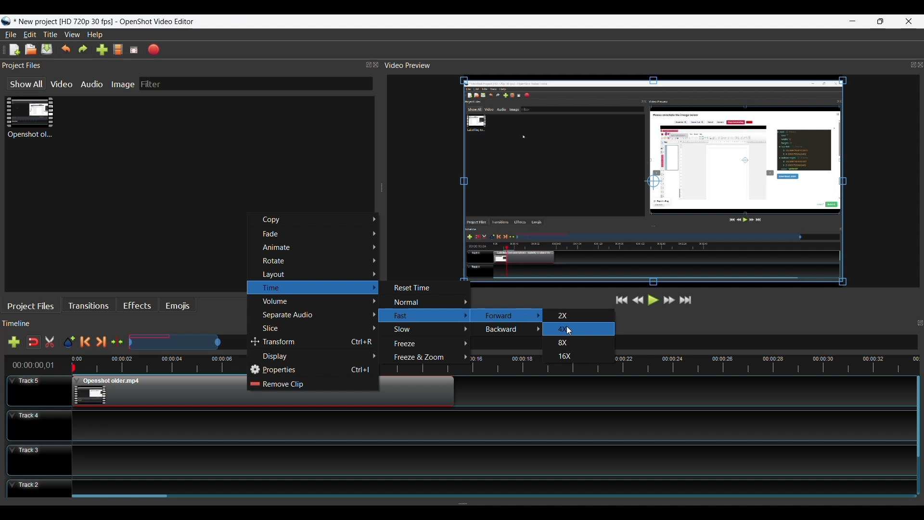 The height and width of the screenshot is (520, 924). Describe the element at coordinates (85, 342) in the screenshot. I see `Previous Marker` at that location.